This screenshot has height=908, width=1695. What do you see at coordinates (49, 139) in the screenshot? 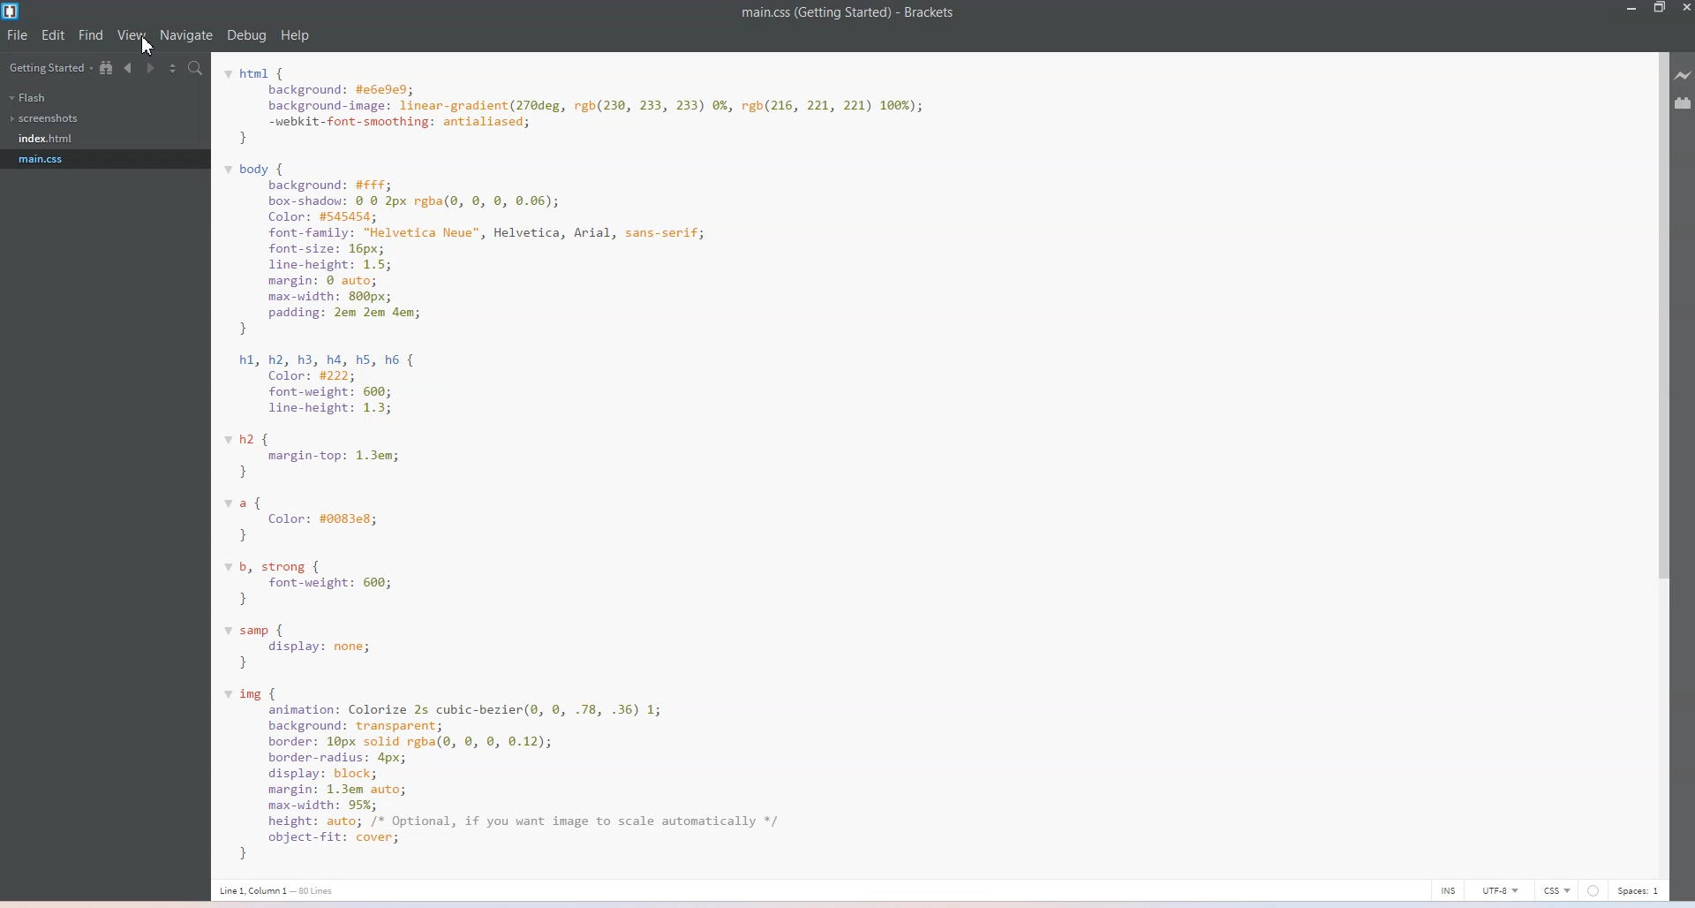
I see `index.html` at bounding box center [49, 139].